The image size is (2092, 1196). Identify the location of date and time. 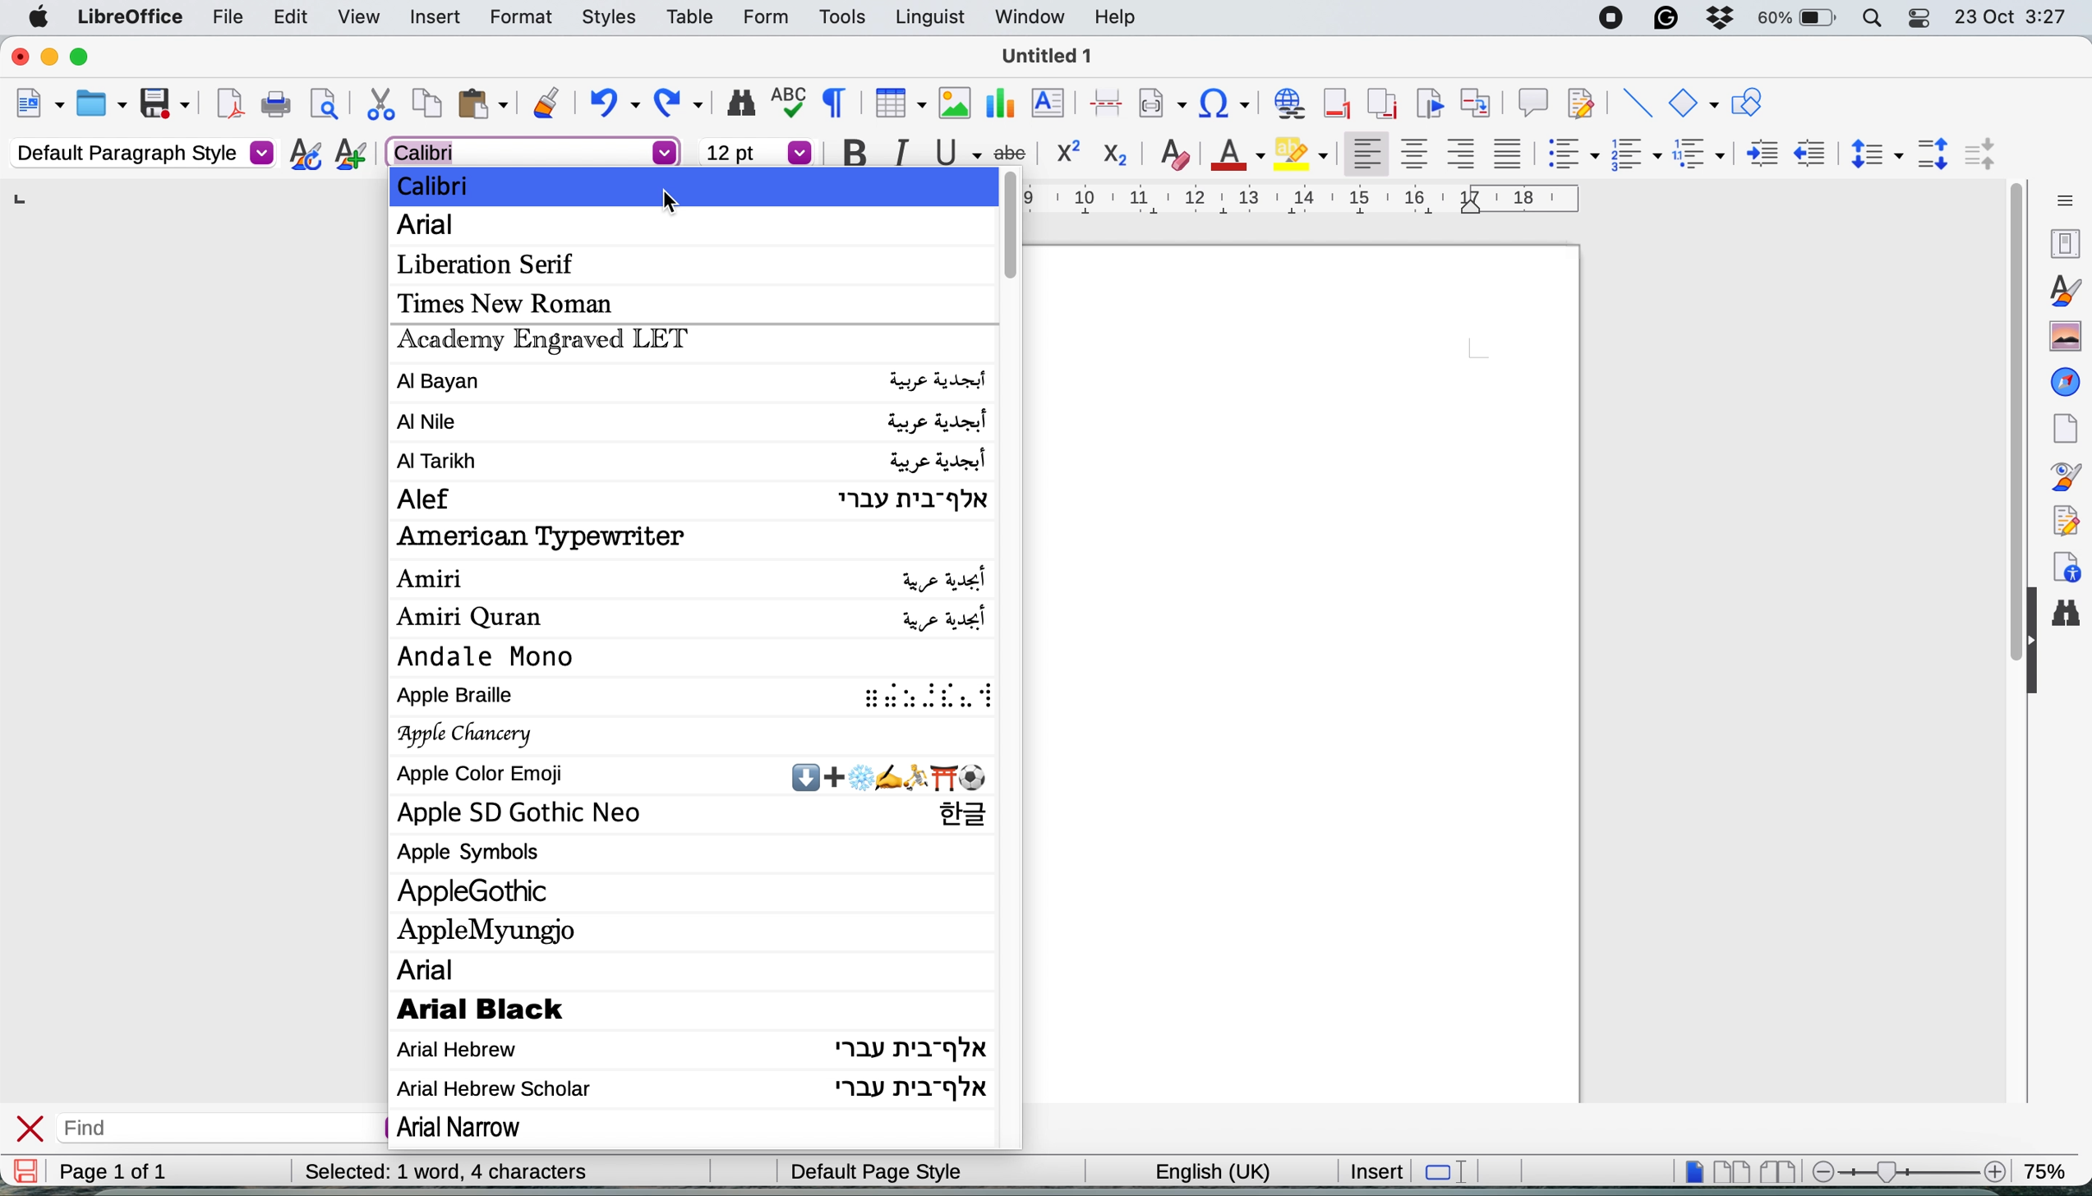
(2013, 18).